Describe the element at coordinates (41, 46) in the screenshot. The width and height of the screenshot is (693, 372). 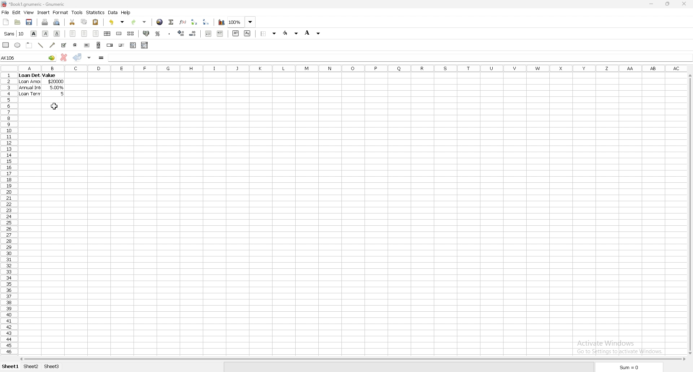
I see `line` at that location.